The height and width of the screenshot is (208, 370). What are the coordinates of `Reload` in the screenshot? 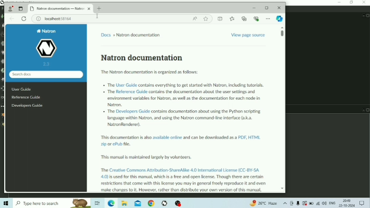 It's located at (24, 19).